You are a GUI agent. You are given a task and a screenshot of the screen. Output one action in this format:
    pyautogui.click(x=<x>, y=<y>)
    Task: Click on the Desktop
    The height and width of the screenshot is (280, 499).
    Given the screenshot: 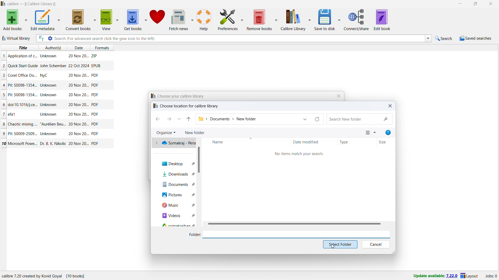 What is the action you would take?
    pyautogui.click(x=174, y=164)
    